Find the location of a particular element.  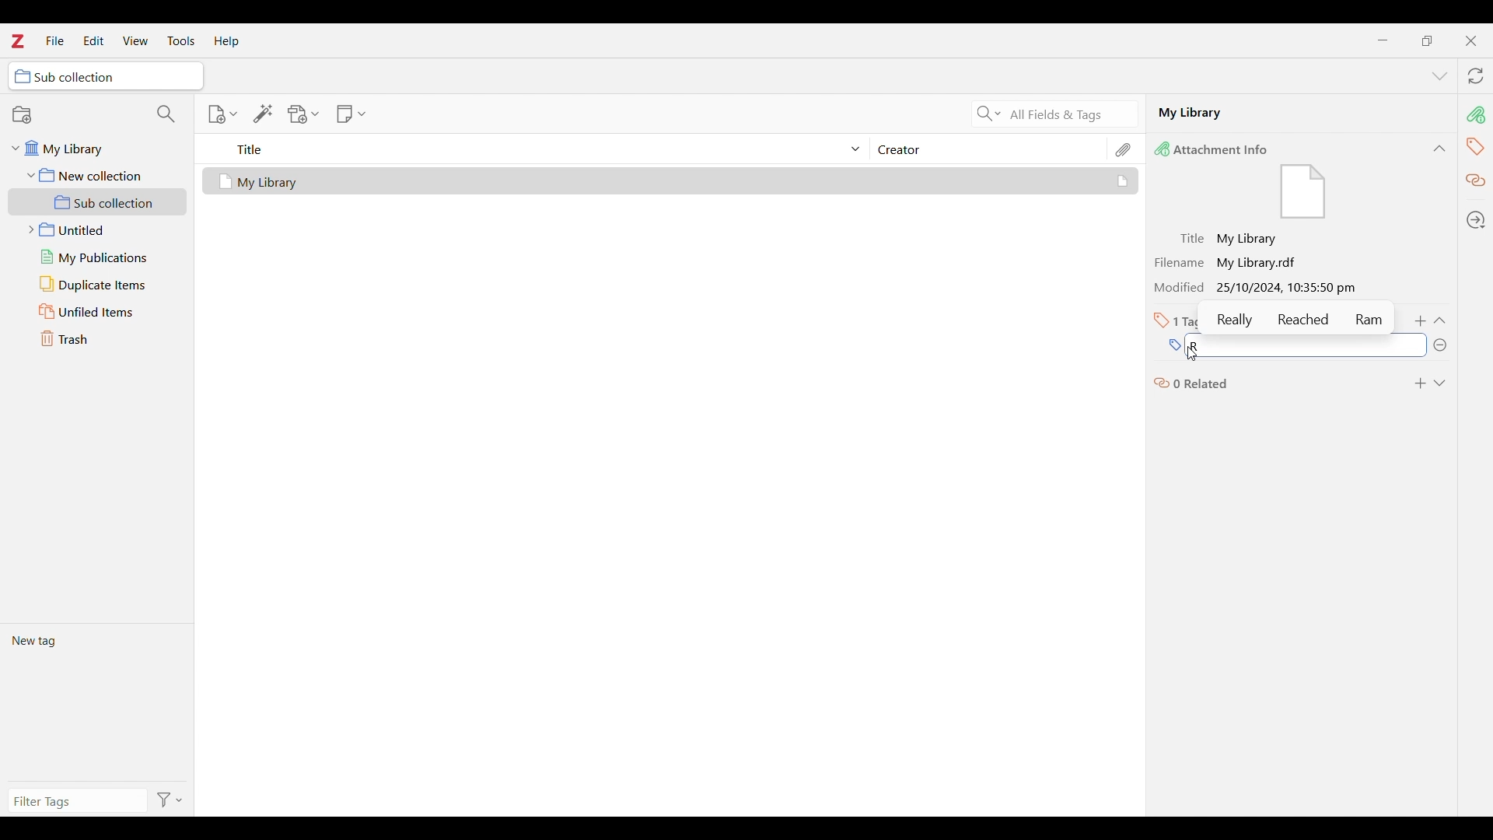

Help menu is located at coordinates (227, 41).